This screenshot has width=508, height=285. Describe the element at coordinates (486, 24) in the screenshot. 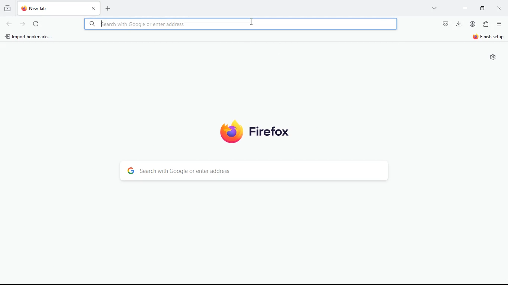

I see `extention` at that location.